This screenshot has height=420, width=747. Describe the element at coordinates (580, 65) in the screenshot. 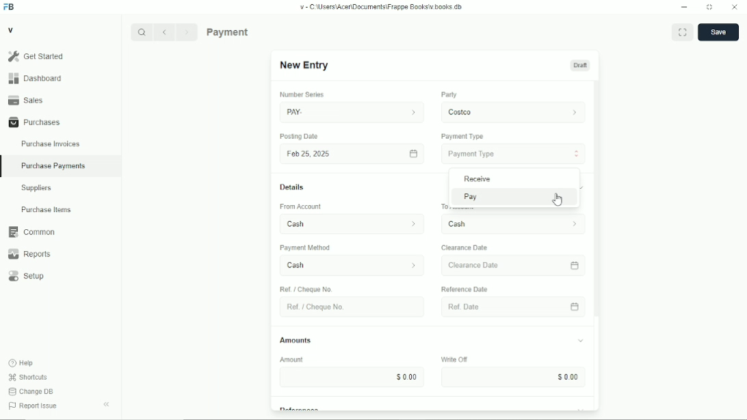

I see `Draft` at that location.